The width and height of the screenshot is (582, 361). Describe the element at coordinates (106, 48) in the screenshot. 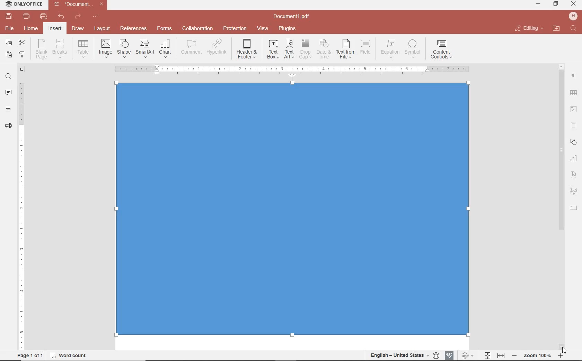

I see `INSERT IMAGES` at that location.